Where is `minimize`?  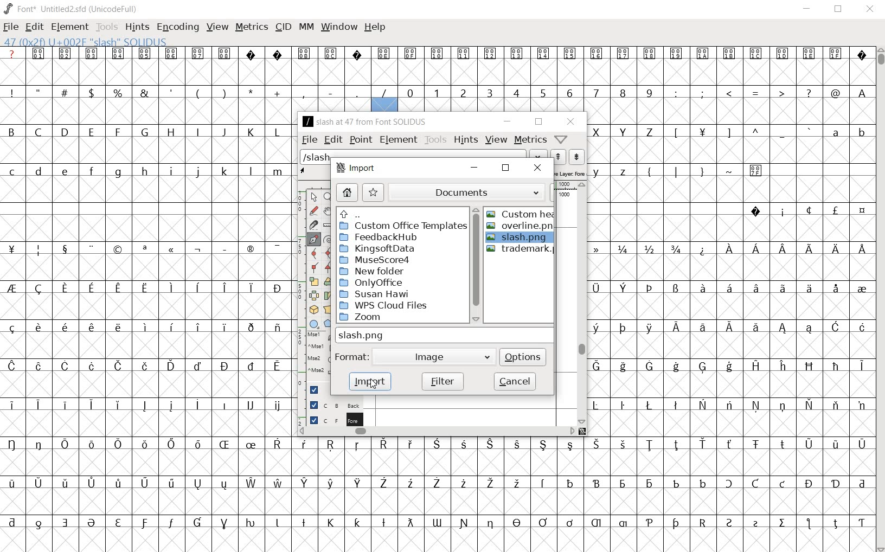
minimize is located at coordinates (474, 167).